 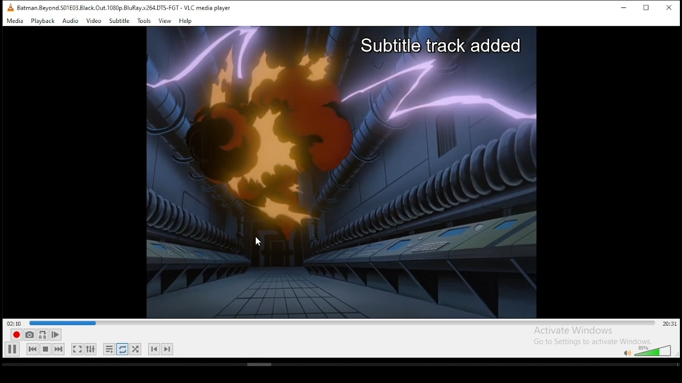 What do you see at coordinates (144, 21) in the screenshot?
I see `tools` at bounding box center [144, 21].